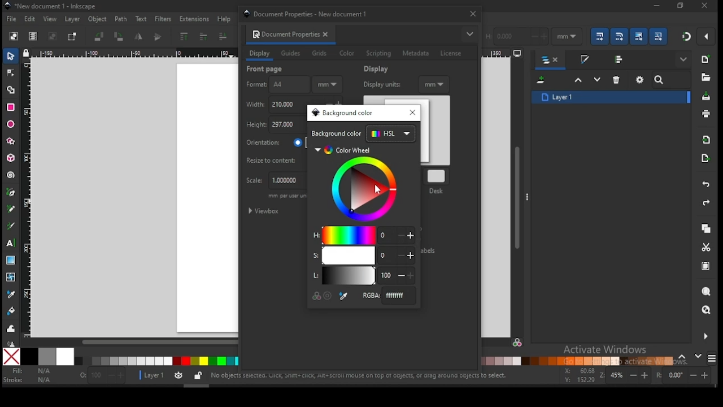 The image size is (723, 407). What do you see at coordinates (12, 55) in the screenshot?
I see `select` at bounding box center [12, 55].